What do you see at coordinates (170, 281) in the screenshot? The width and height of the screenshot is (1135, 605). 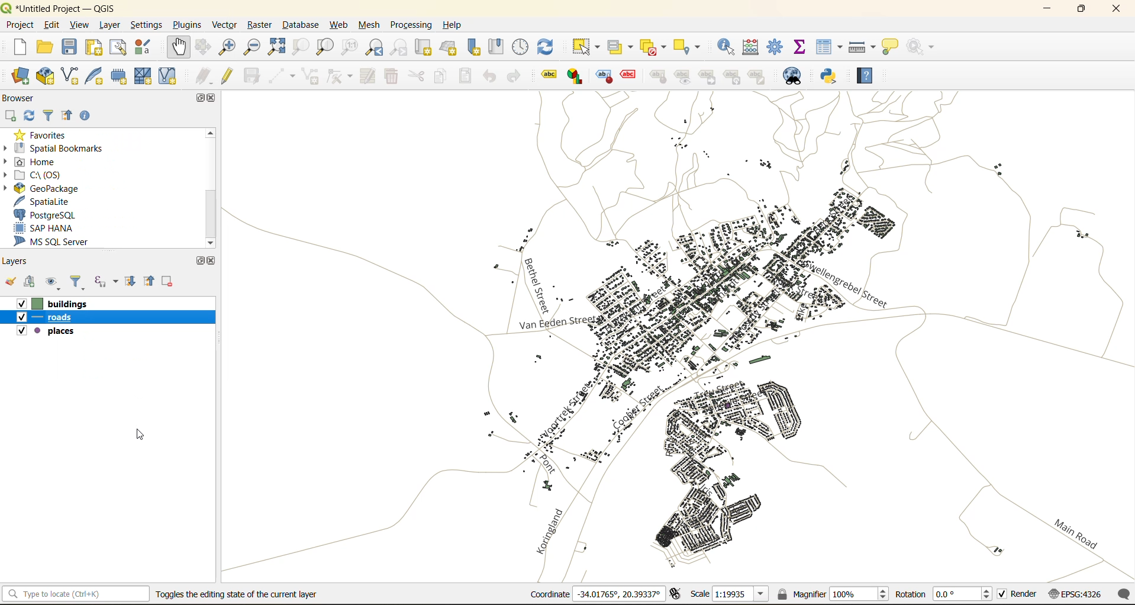 I see `remove` at bounding box center [170, 281].